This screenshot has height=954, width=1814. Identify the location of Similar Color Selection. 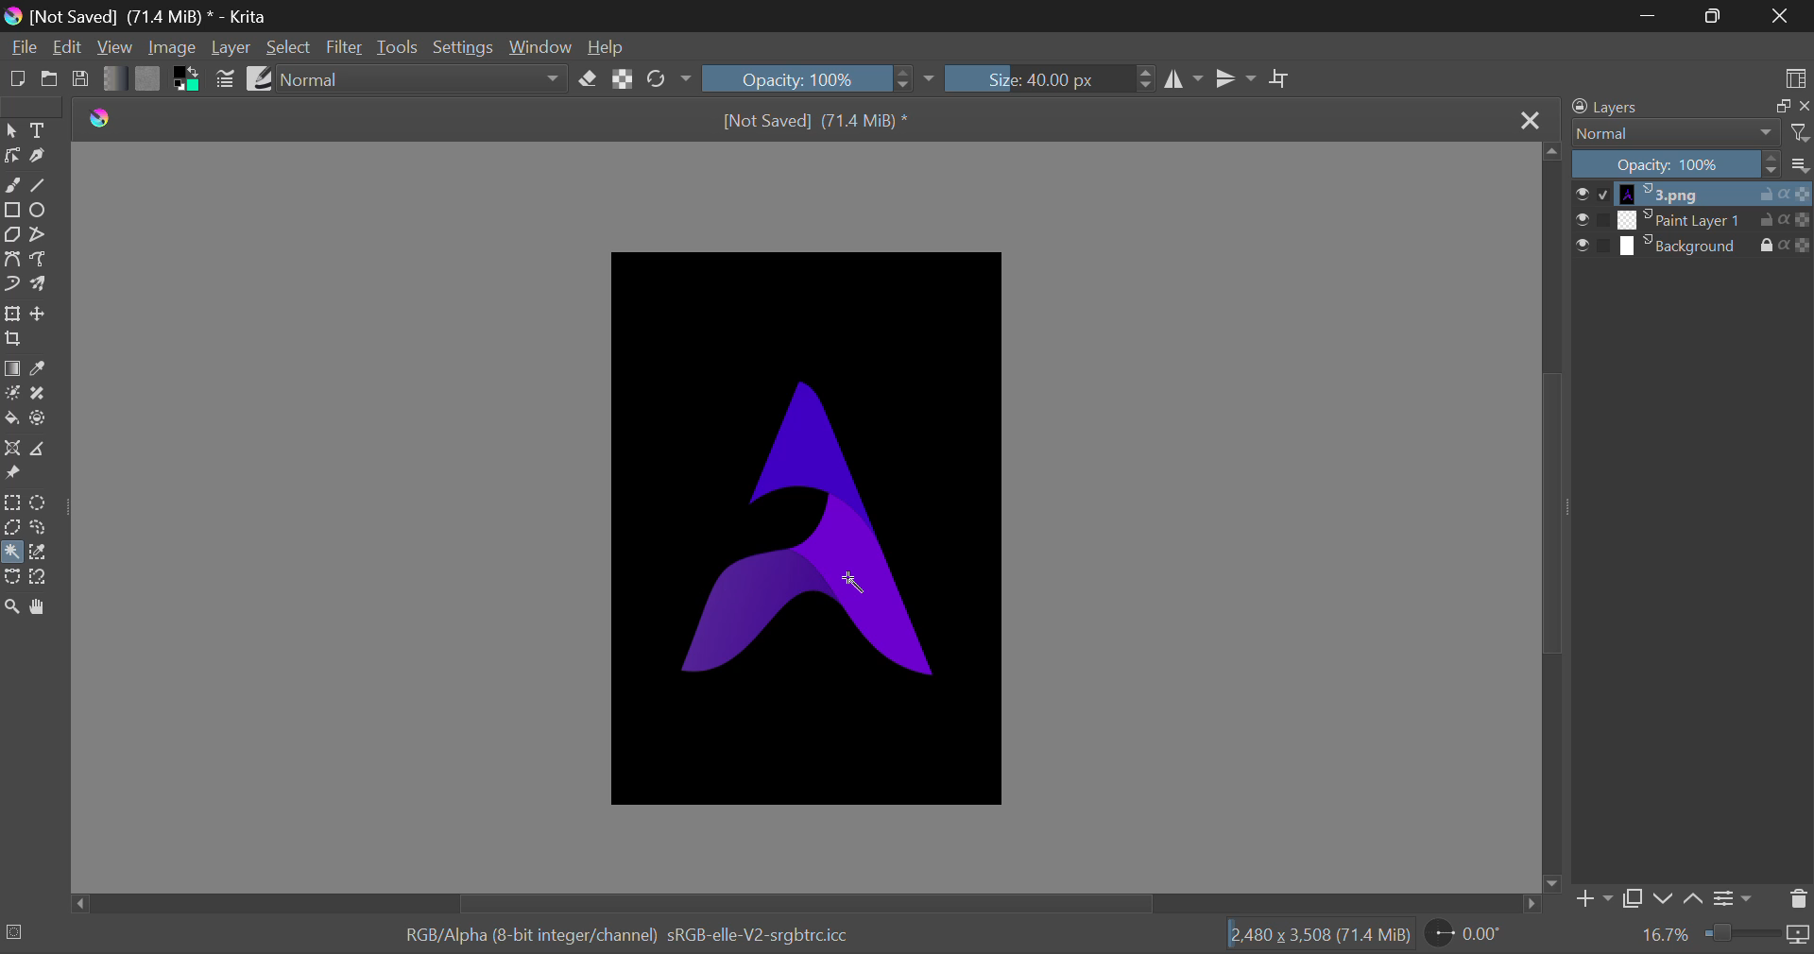
(39, 552).